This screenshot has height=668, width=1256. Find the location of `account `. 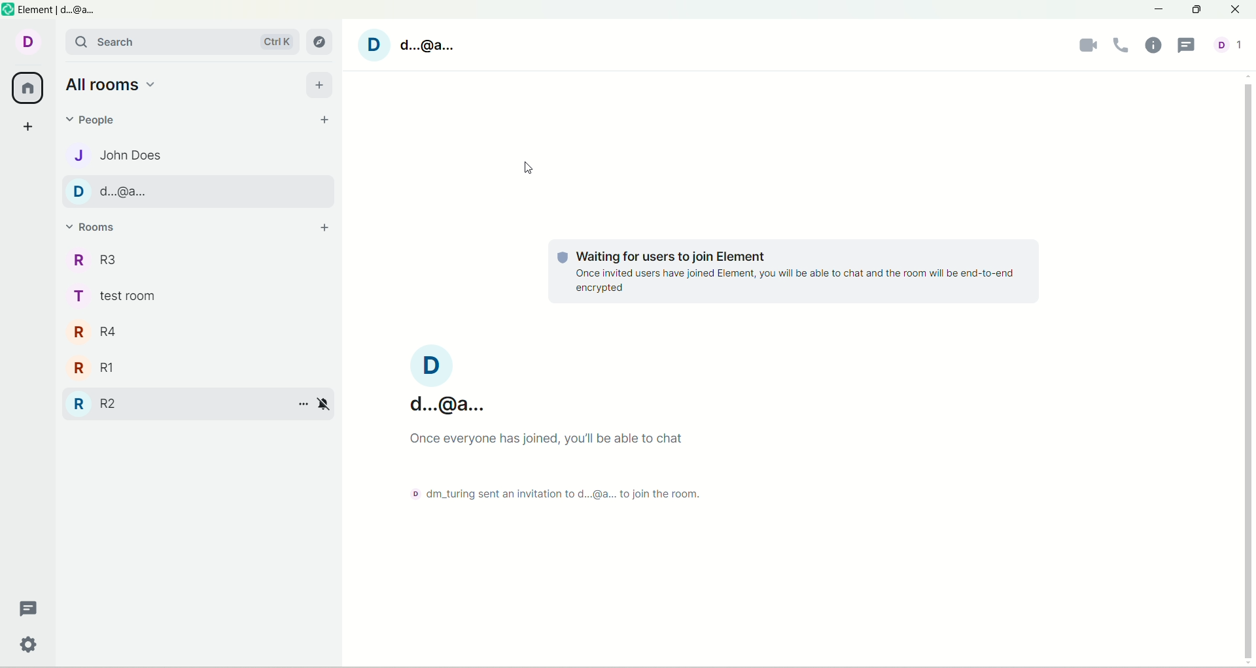

account  is located at coordinates (113, 192).